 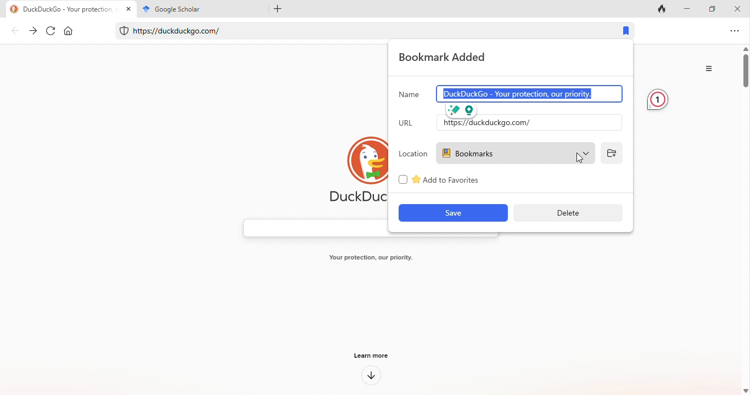 What do you see at coordinates (15, 32) in the screenshot?
I see `back` at bounding box center [15, 32].